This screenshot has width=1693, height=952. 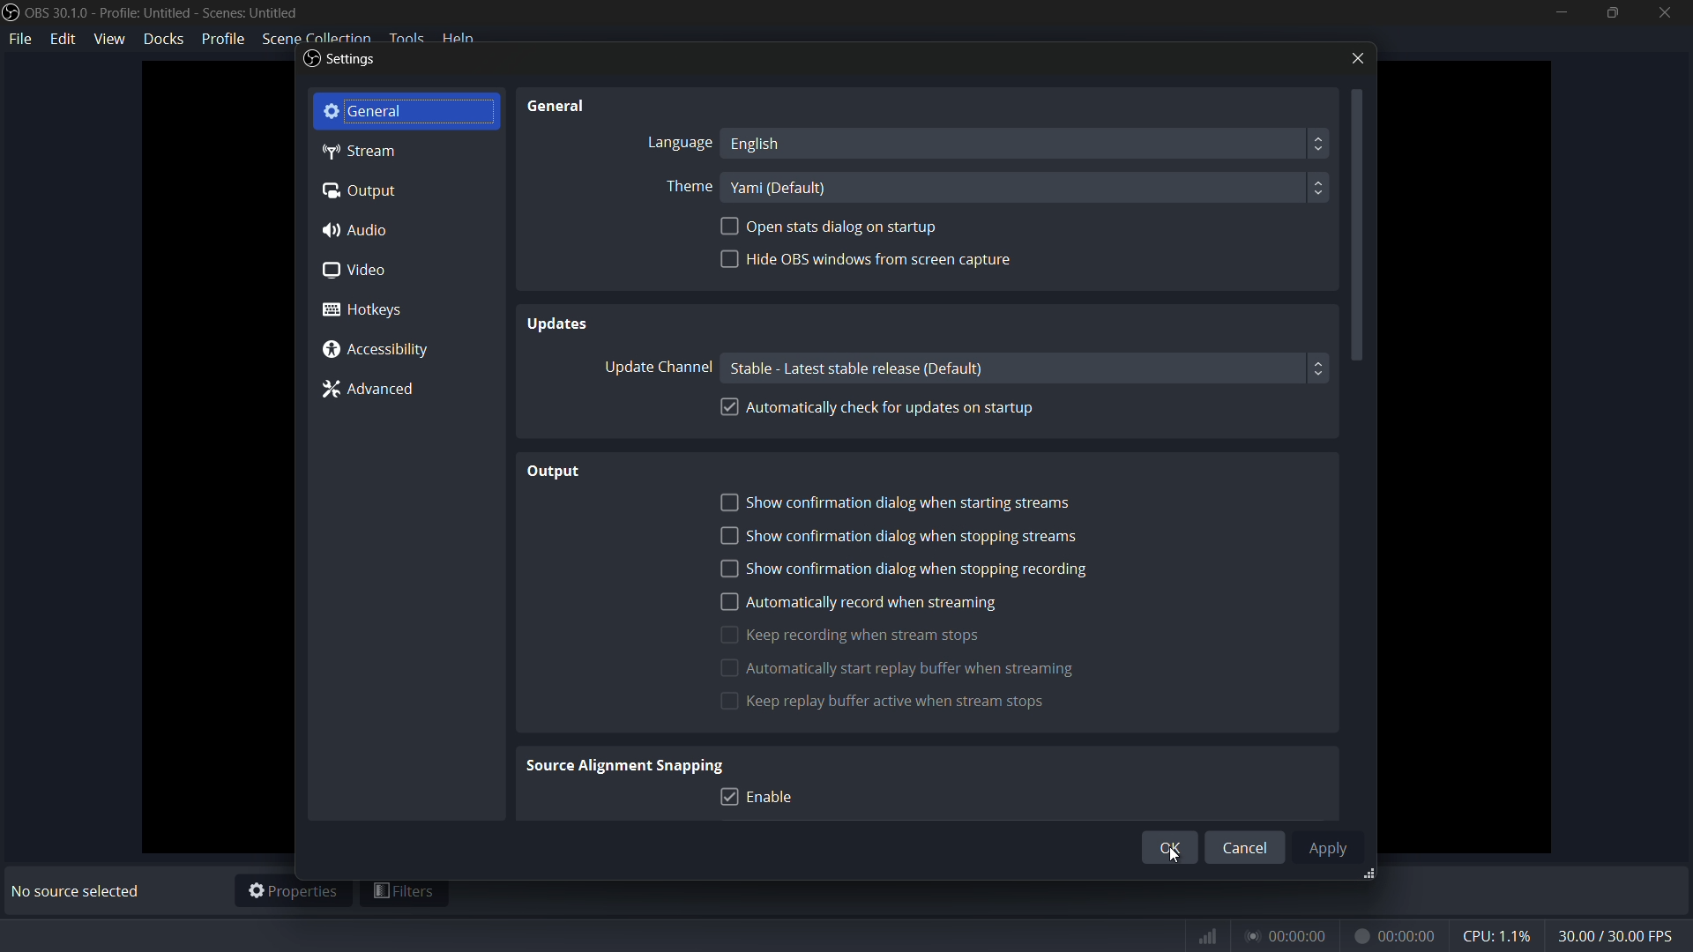 What do you see at coordinates (365, 192) in the screenshot?
I see `Output` at bounding box center [365, 192].